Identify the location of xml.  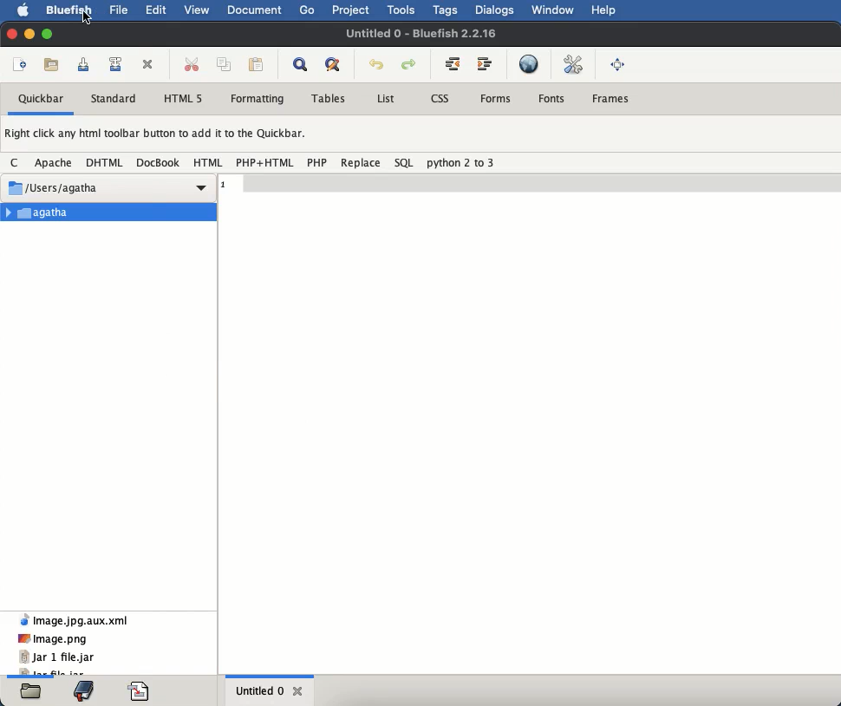
(74, 618).